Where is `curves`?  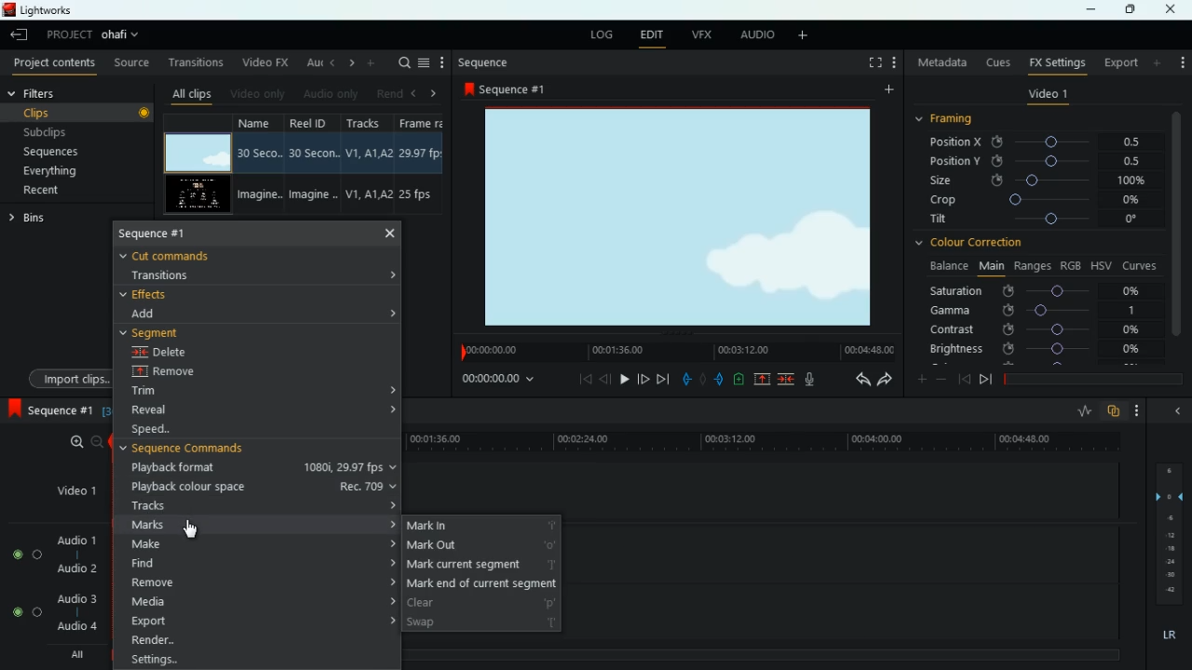 curves is located at coordinates (1140, 265).